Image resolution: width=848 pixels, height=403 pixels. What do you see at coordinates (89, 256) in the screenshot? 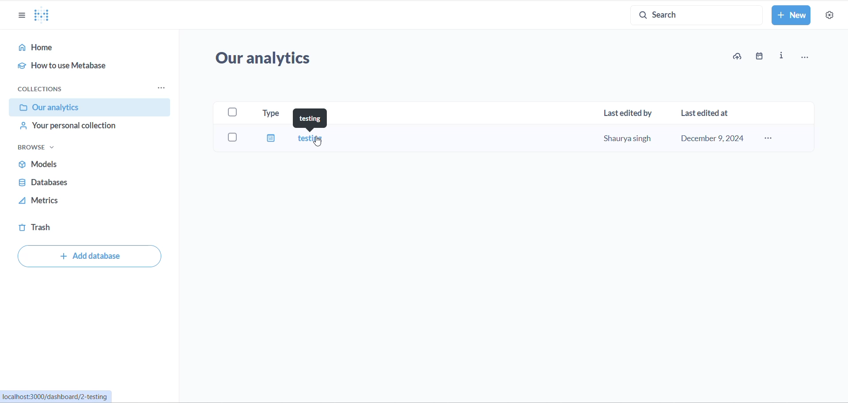
I see `add database` at bounding box center [89, 256].